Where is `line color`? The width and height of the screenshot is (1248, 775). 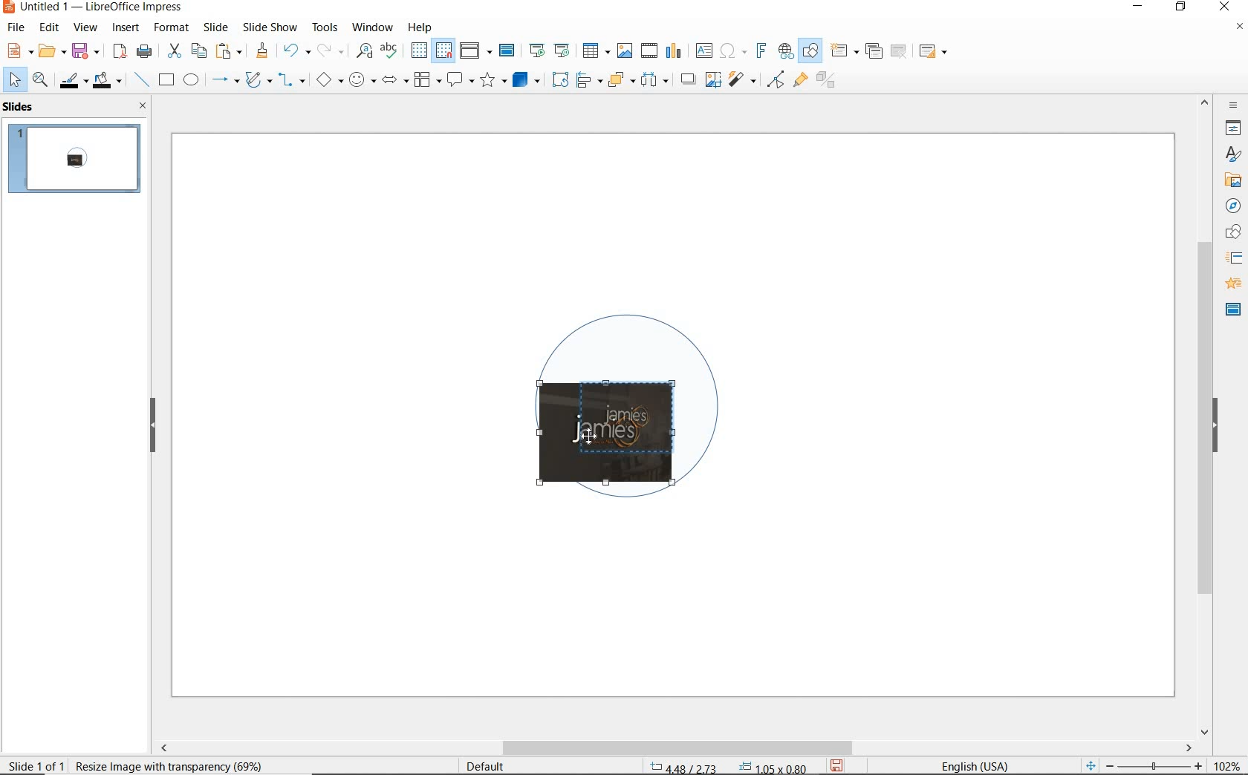
line color is located at coordinates (72, 80).